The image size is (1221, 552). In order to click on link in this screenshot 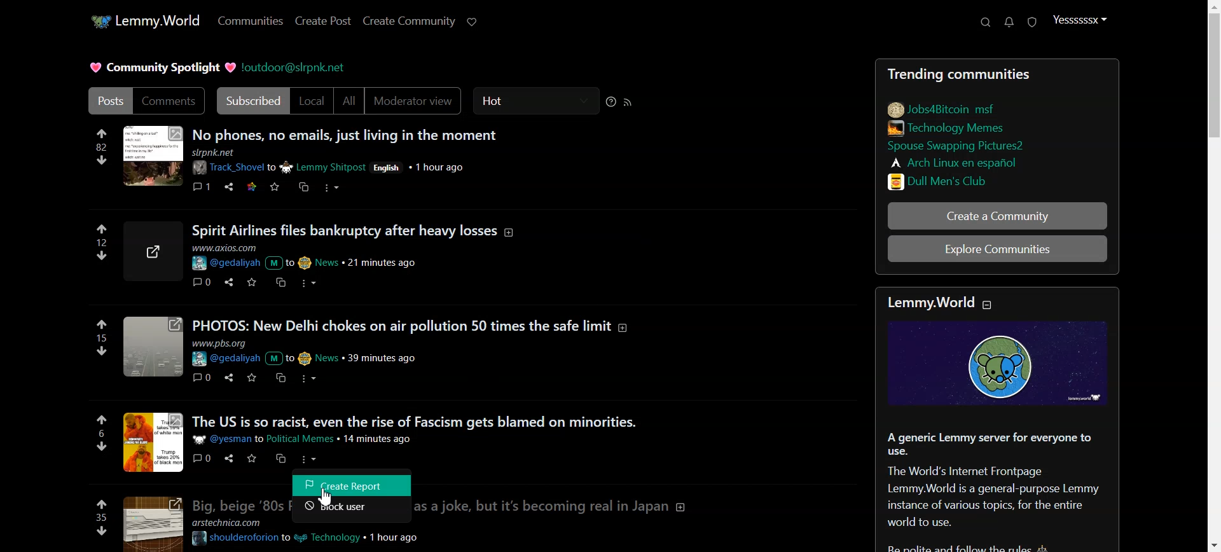, I will do `click(951, 127)`.